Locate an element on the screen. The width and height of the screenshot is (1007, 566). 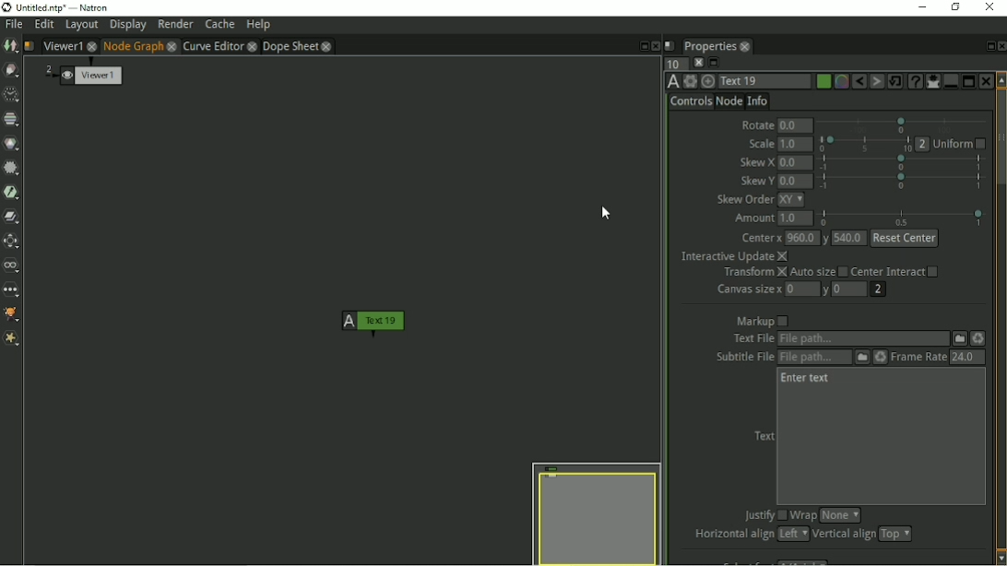
Clear all panels is located at coordinates (697, 63).